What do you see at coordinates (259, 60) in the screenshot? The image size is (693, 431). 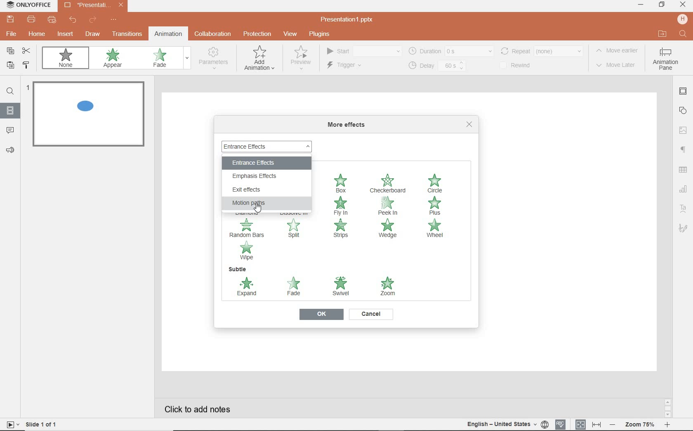 I see `ANIMATION` at bounding box center [259, 60].